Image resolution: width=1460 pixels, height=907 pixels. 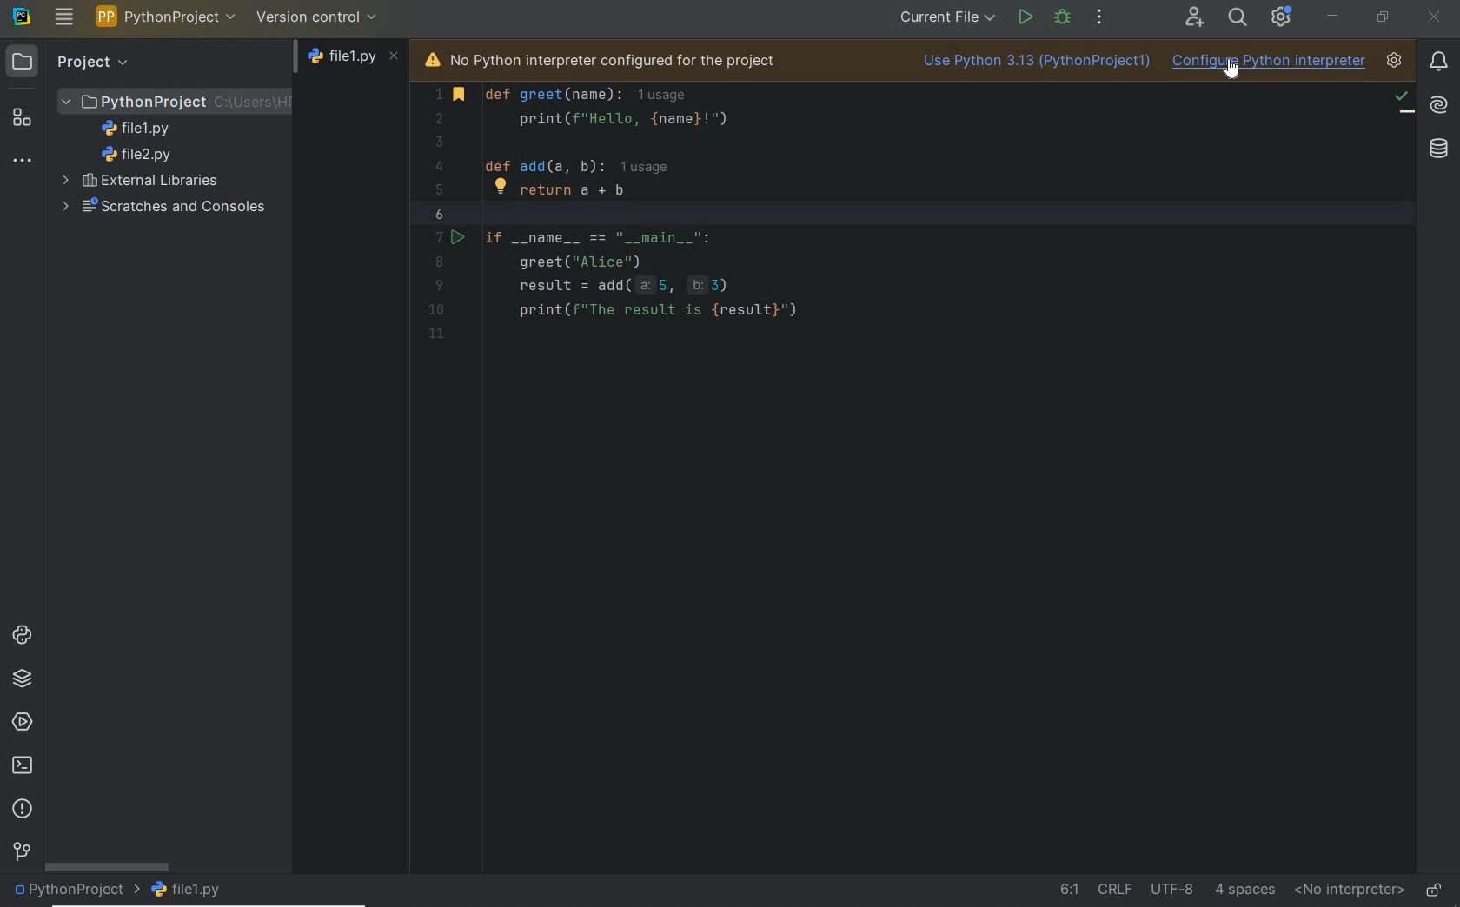 What do you see at coordinates (190, 890) in the screenshot?
I see `file name` at bounding box center [190, 890].